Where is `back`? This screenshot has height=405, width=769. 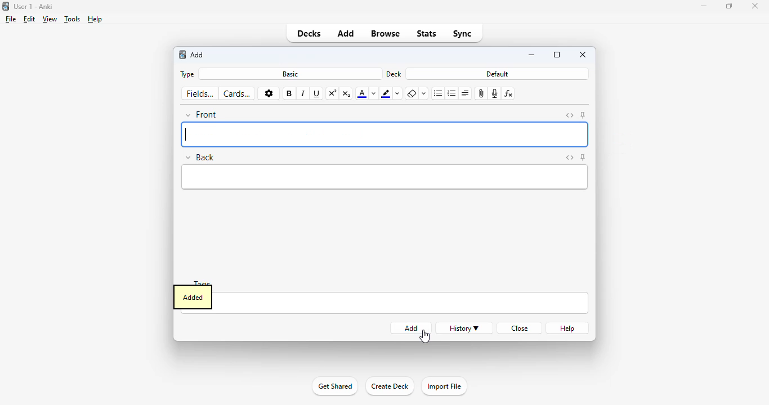
back is located at coordinates (200, 157).